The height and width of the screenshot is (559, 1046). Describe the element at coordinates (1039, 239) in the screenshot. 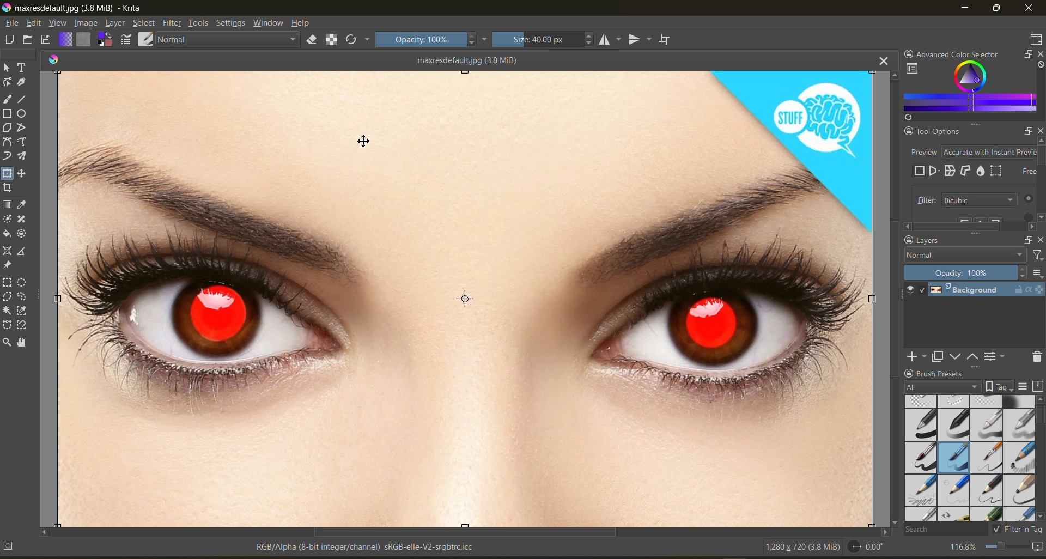

I see `close docker` at that location.